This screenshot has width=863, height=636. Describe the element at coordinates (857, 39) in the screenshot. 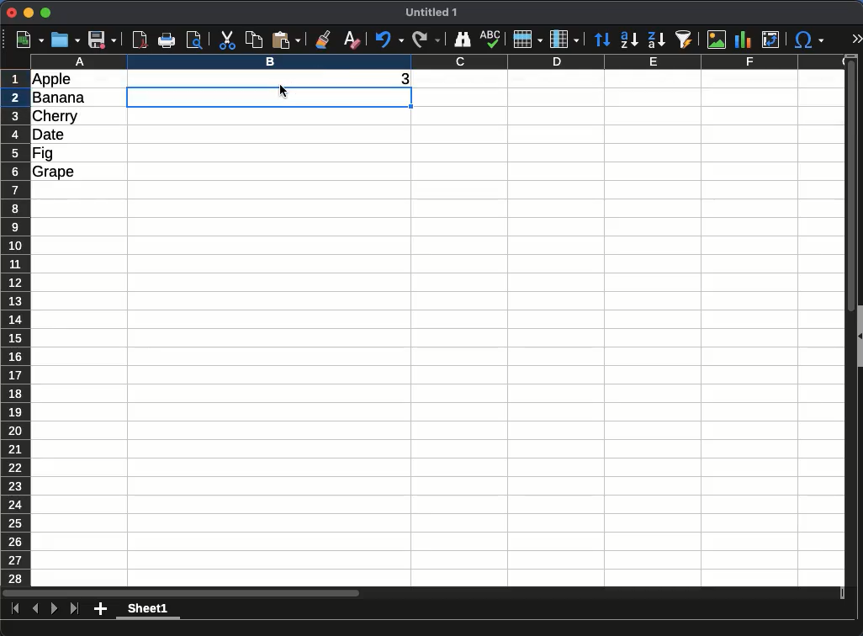

I see `expand` at that location.